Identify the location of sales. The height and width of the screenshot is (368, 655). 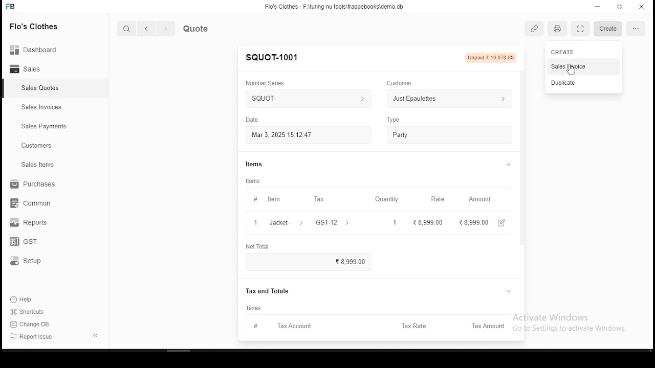
(38, 88).